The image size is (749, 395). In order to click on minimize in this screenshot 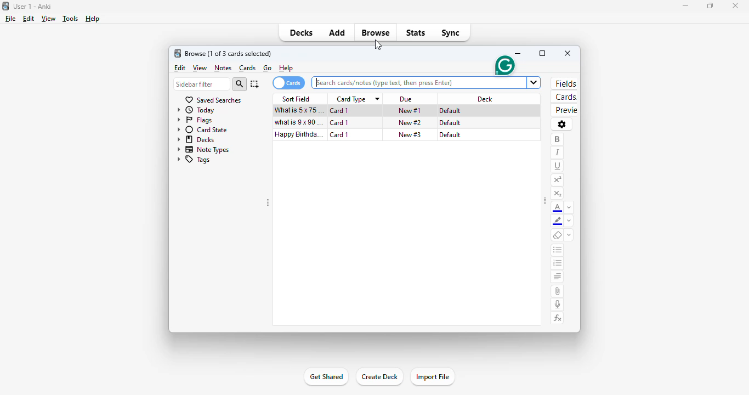, I will do `click(519, 54)`.